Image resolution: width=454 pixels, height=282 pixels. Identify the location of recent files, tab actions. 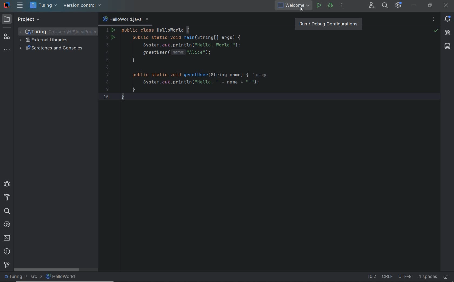
(434, 20).